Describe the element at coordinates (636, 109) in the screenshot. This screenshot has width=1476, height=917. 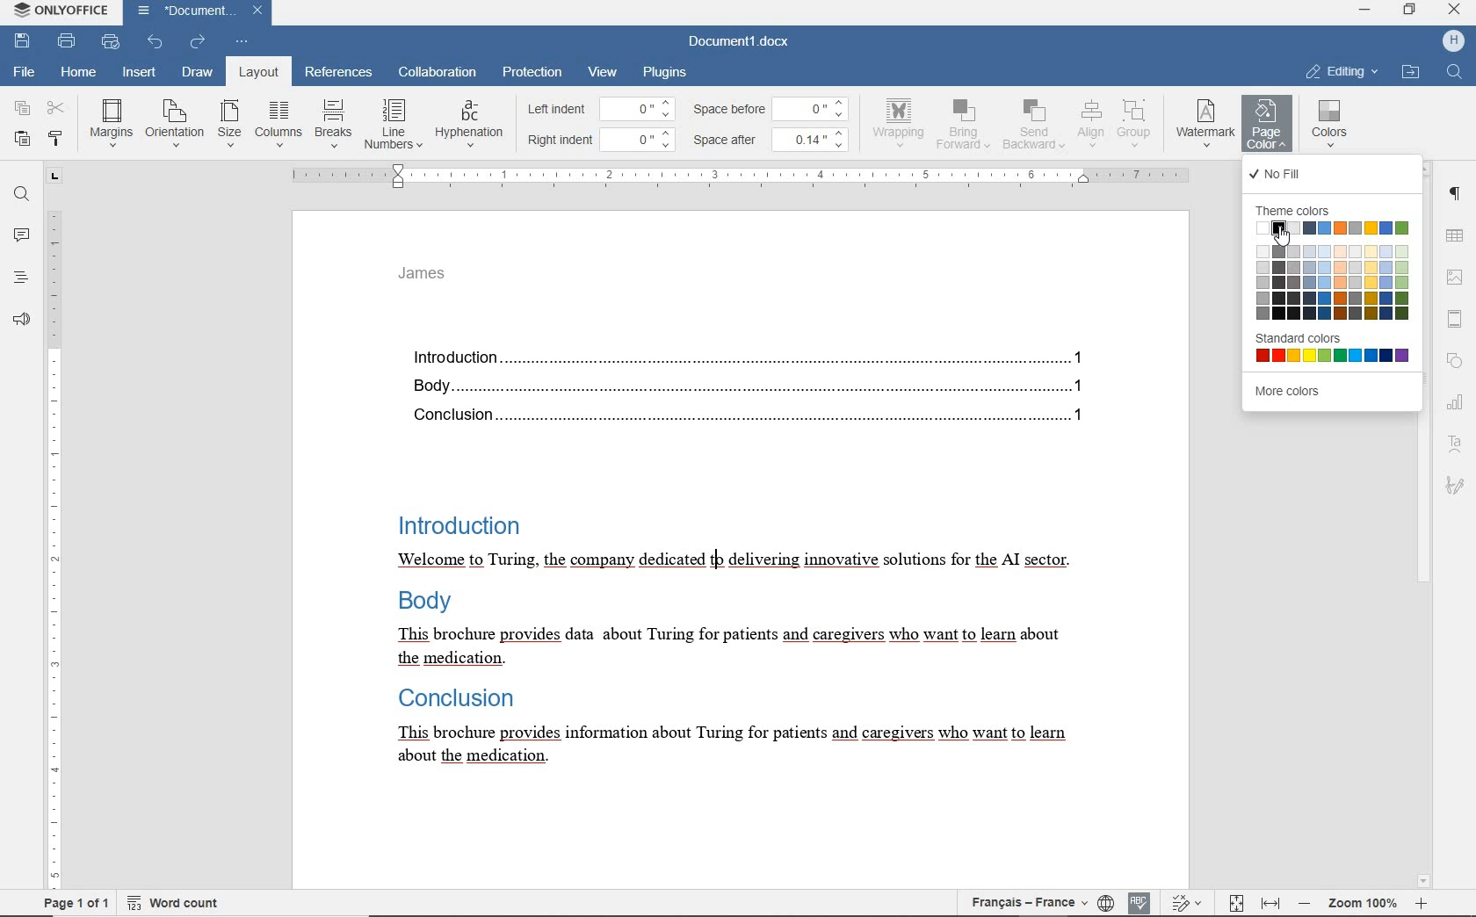
I see `0` at that location.